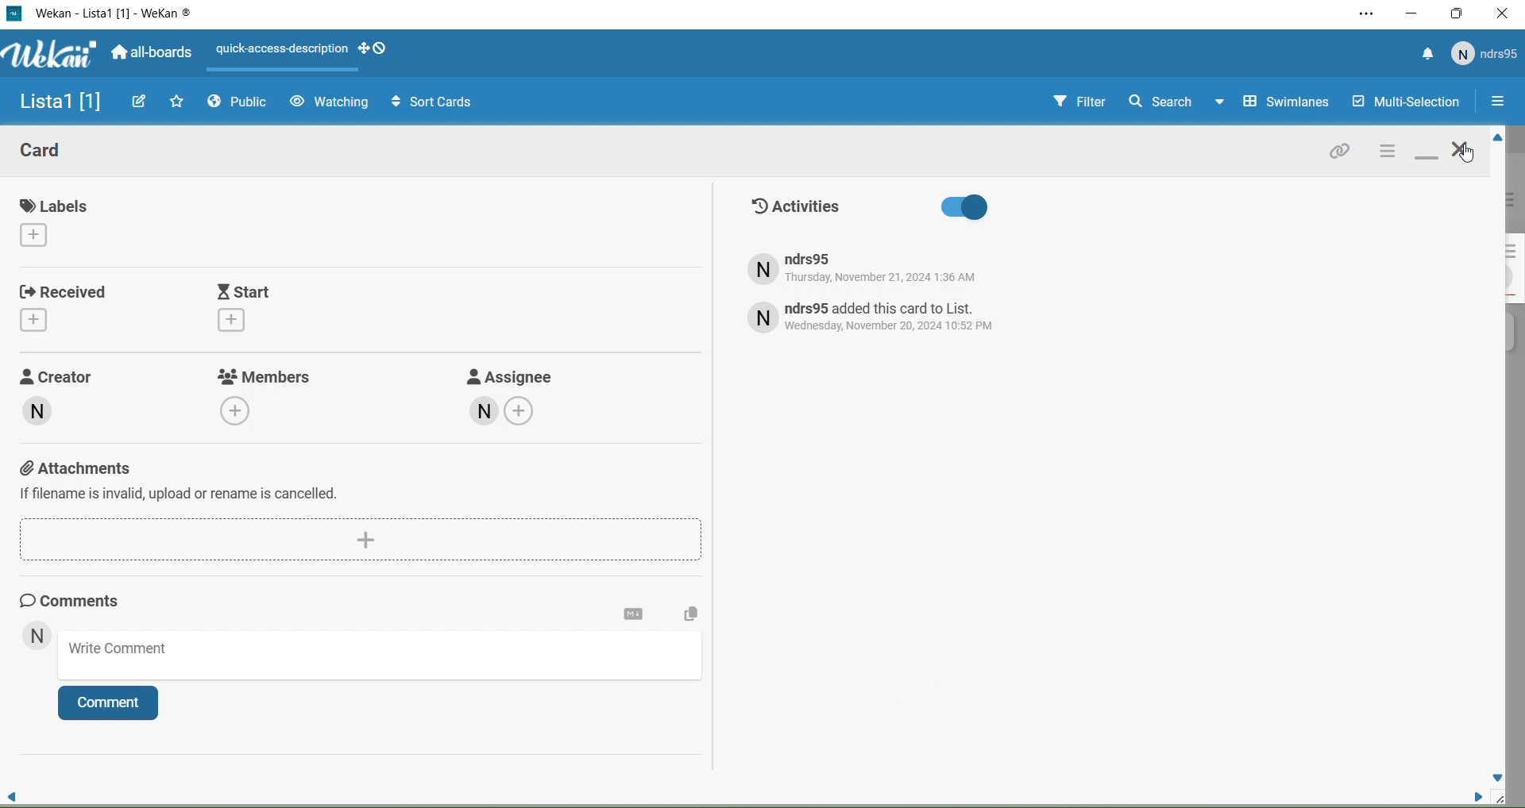 This screenshot has width=1525, height=808. I want to click on minimise, so click(1427, 154).